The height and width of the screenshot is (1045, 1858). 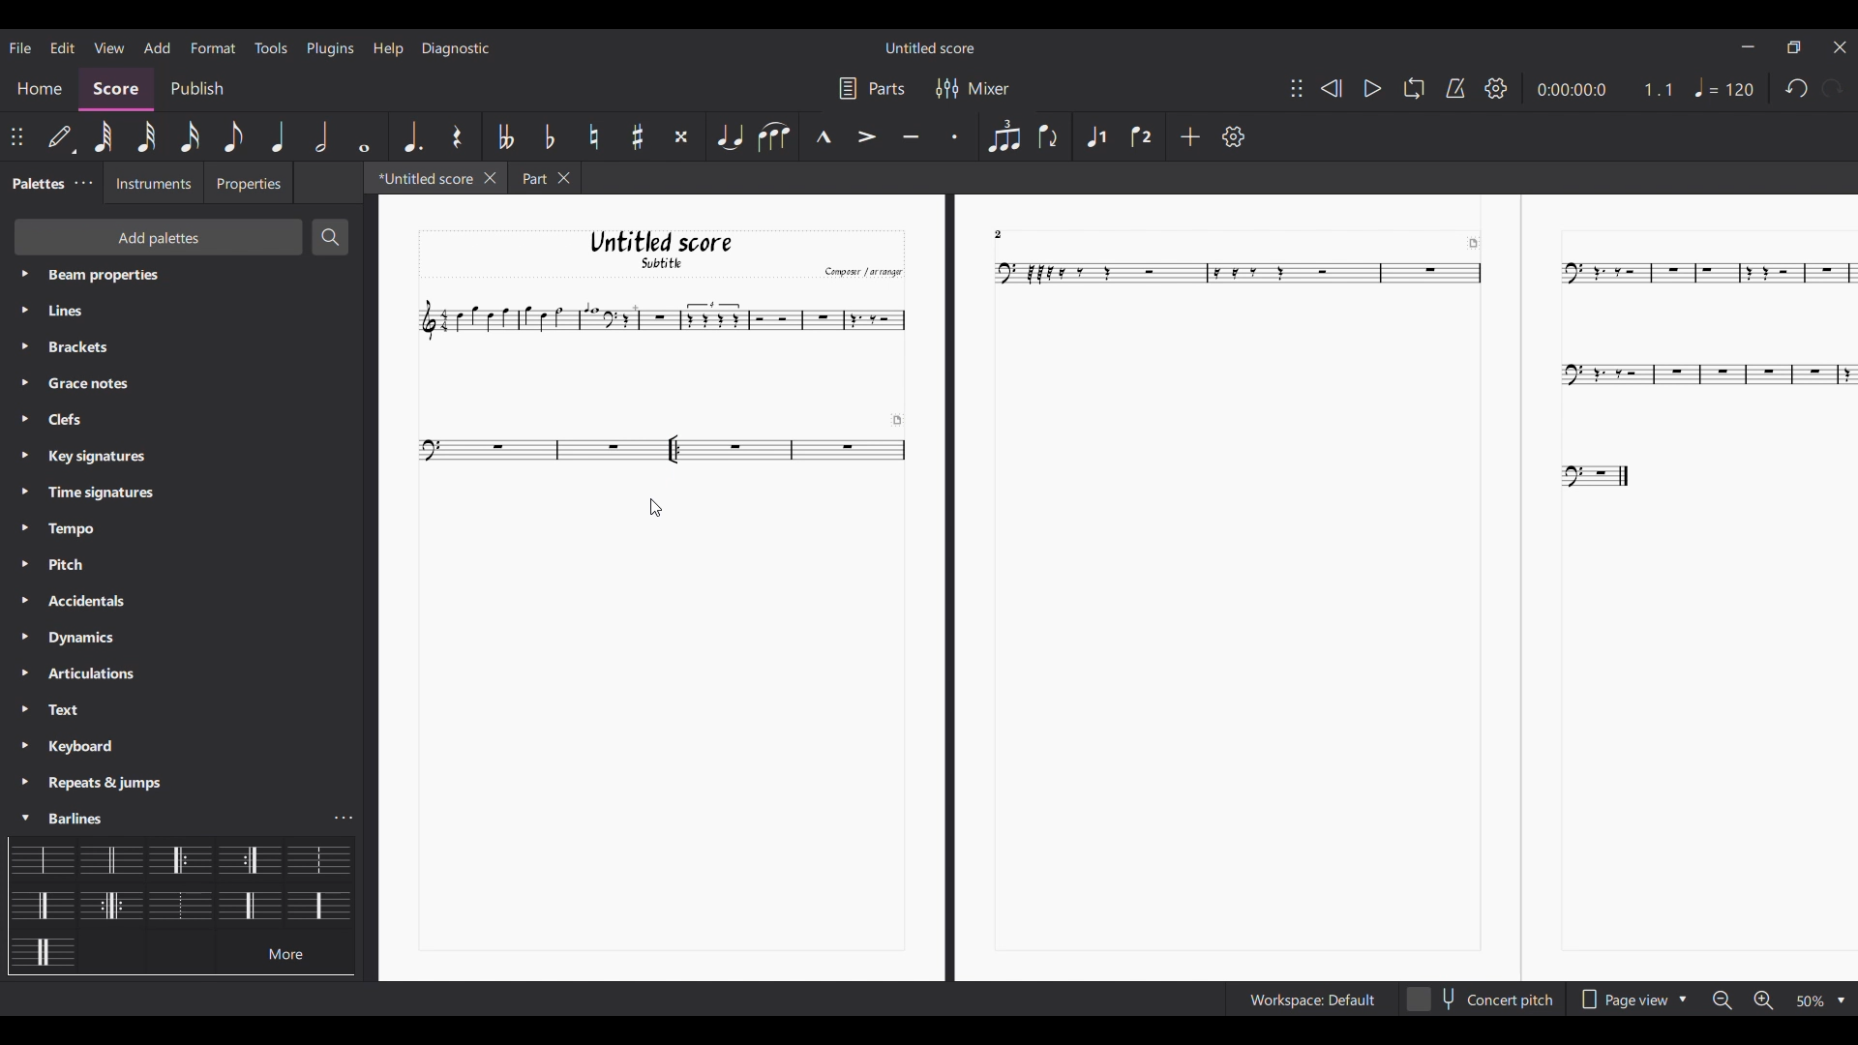 What do you see at coordinates (1723, 87) in the screenshot?
I see `Tempo` at bounding box center [1723, 87].